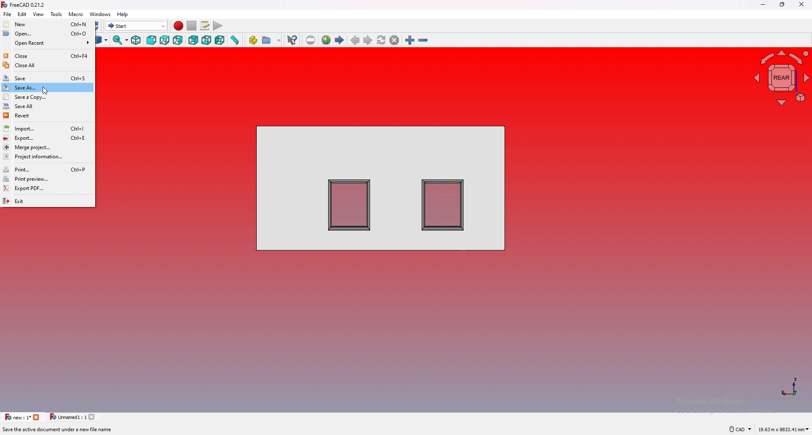 Image resolution: width=812 pixels, height=435 pixels. I want to click on view, so click(38, 14).